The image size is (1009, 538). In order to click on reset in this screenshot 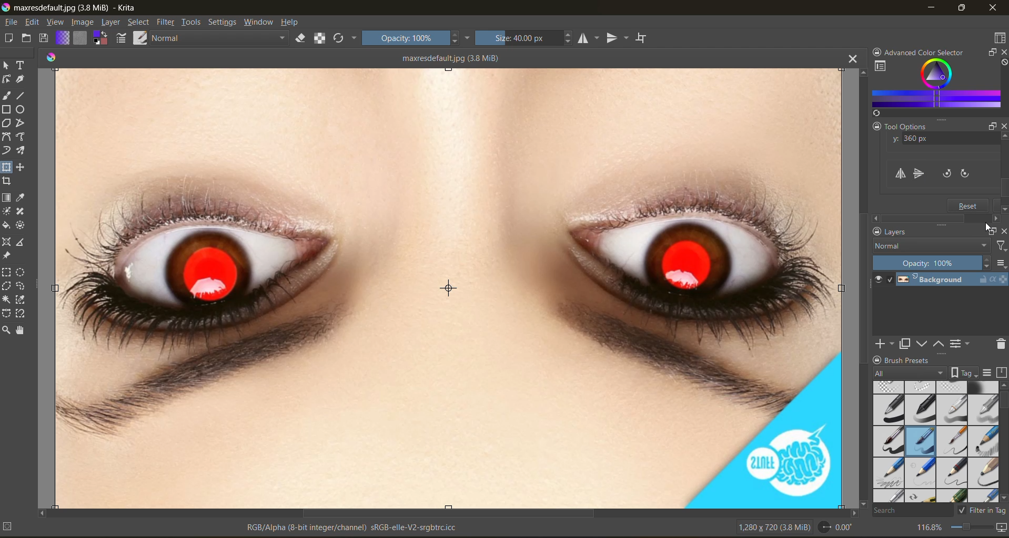, I will do `click(972, 209)`.